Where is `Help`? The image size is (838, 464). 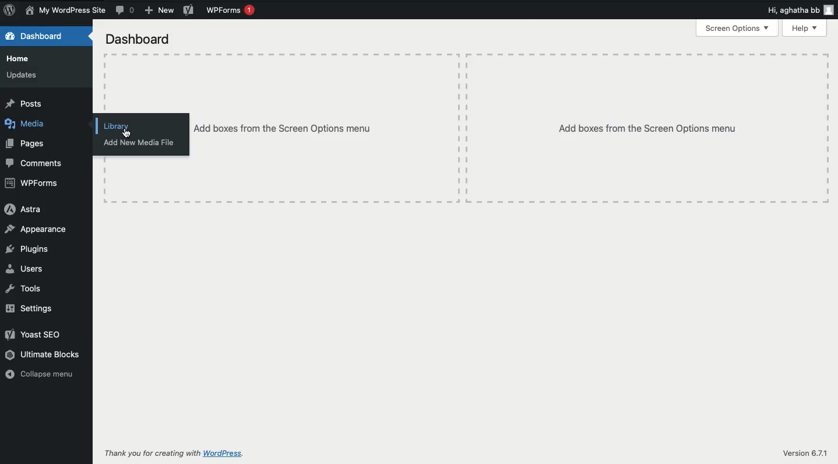
Help is located at coordinates (805, 28).